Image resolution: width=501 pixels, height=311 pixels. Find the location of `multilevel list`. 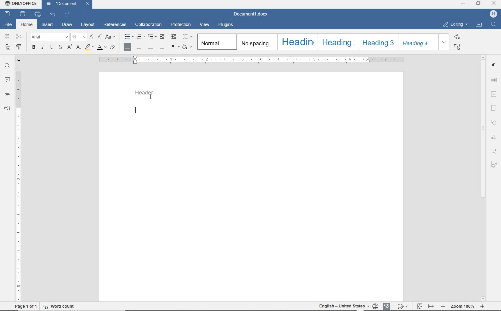

multilevel list is located at coordinates (152, 37).